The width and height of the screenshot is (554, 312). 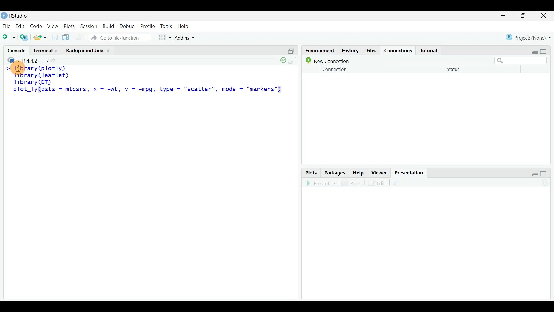 I want to click on Build, so click(x=109, y=26).